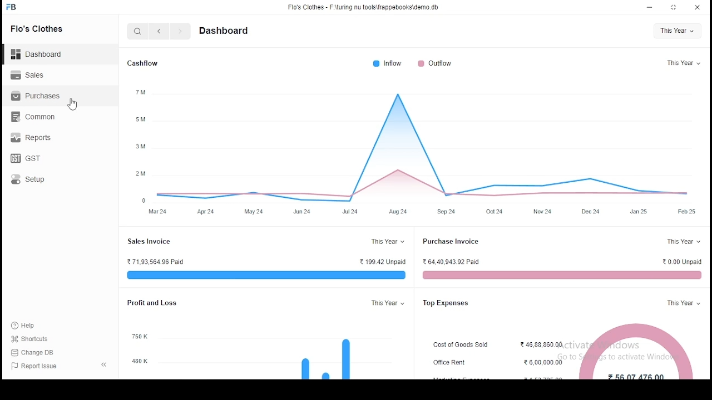  What do you see at coordinates (453, 362) in the screenshot?
I see `office rent` at bounding box center [453, 362].